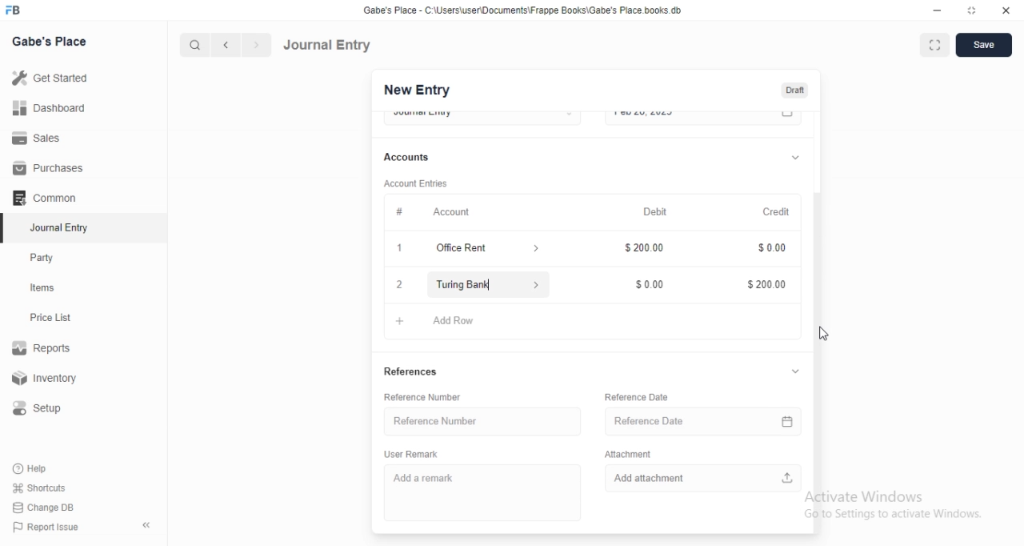  Describe the element at coordinates (641, 454) in the screenshot. I see `‘Attachment` at that location.